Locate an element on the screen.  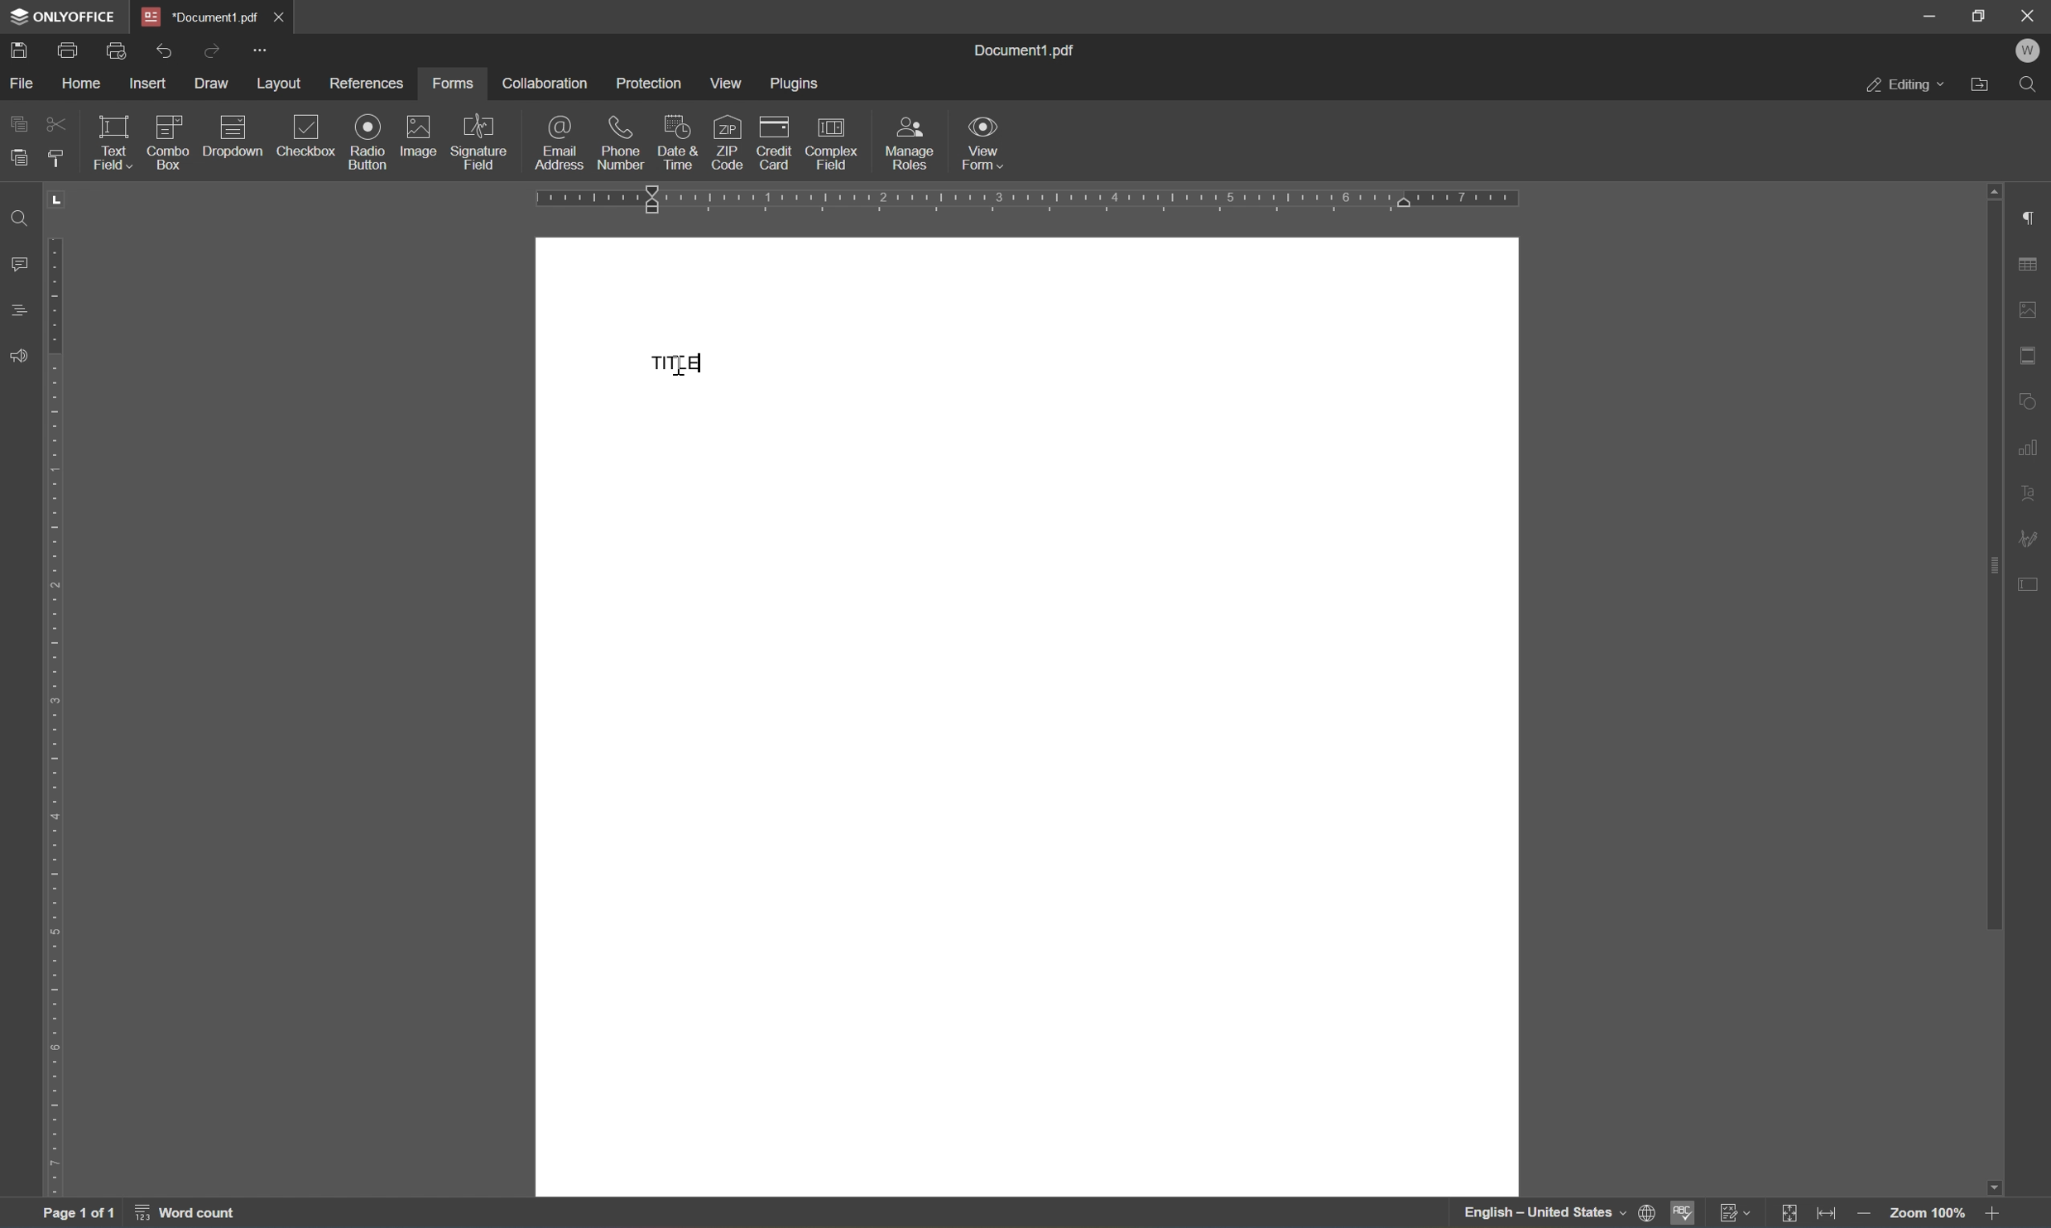
paragraph settings is located at coordinates (2034, 217).